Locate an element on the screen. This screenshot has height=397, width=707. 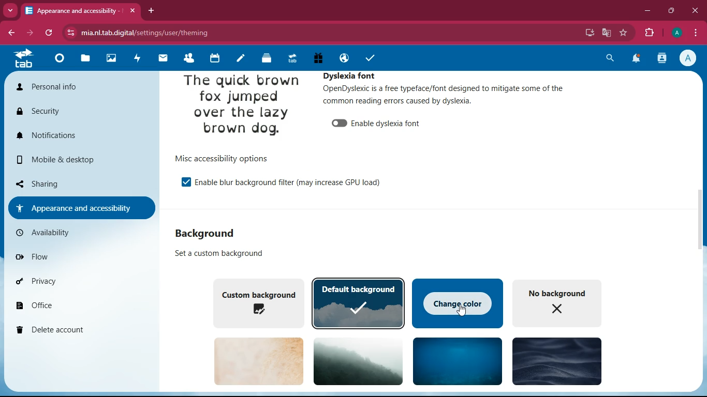
enable dyslexia font is located at coordinates (388, 124).